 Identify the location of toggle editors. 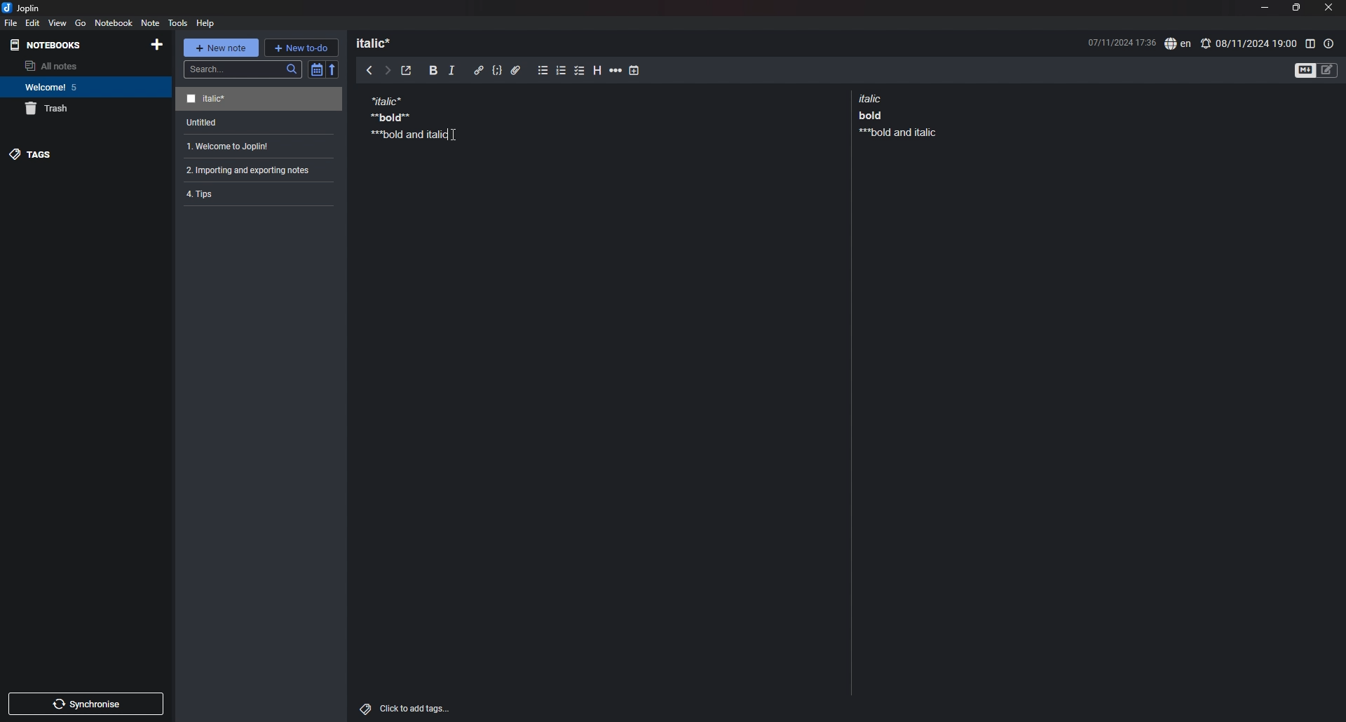
(1317, 69).